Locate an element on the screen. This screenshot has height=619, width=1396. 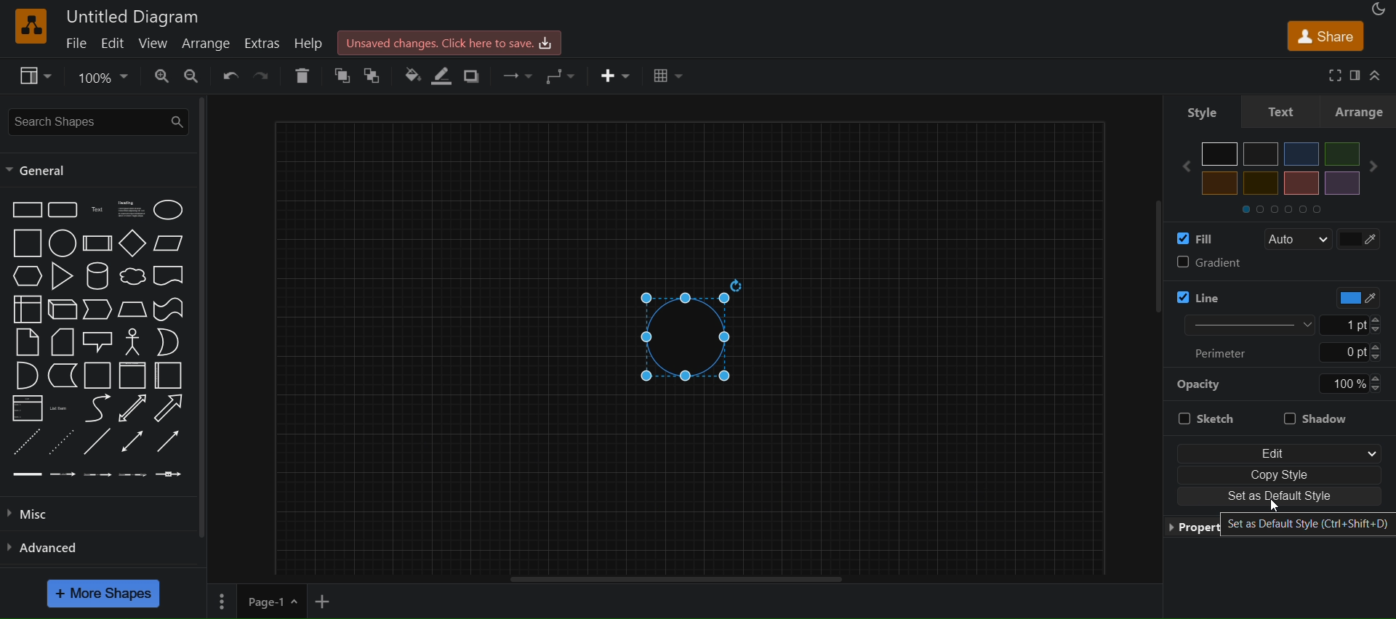
light yellow color is located at coordinates (1260, 183).